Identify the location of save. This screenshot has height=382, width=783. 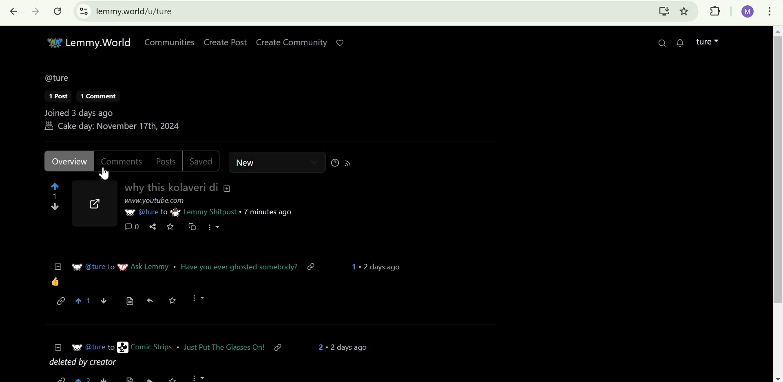
(170, 225).